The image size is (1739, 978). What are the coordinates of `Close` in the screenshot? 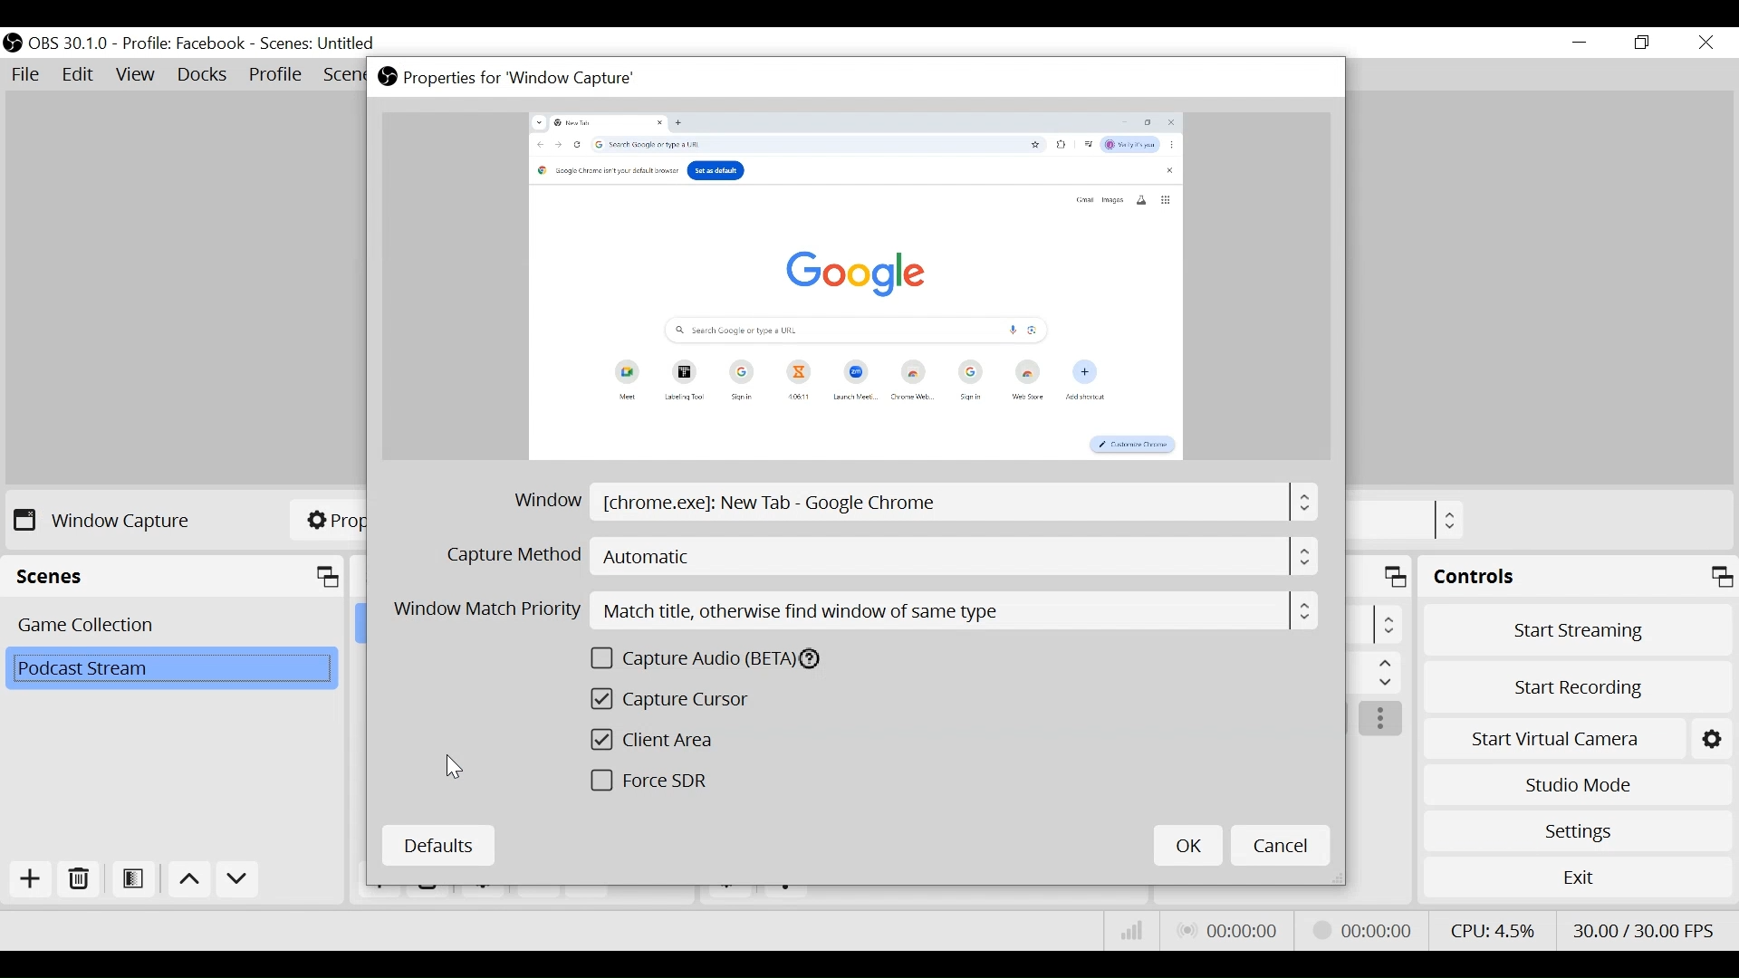 It's located at (1705, 43).